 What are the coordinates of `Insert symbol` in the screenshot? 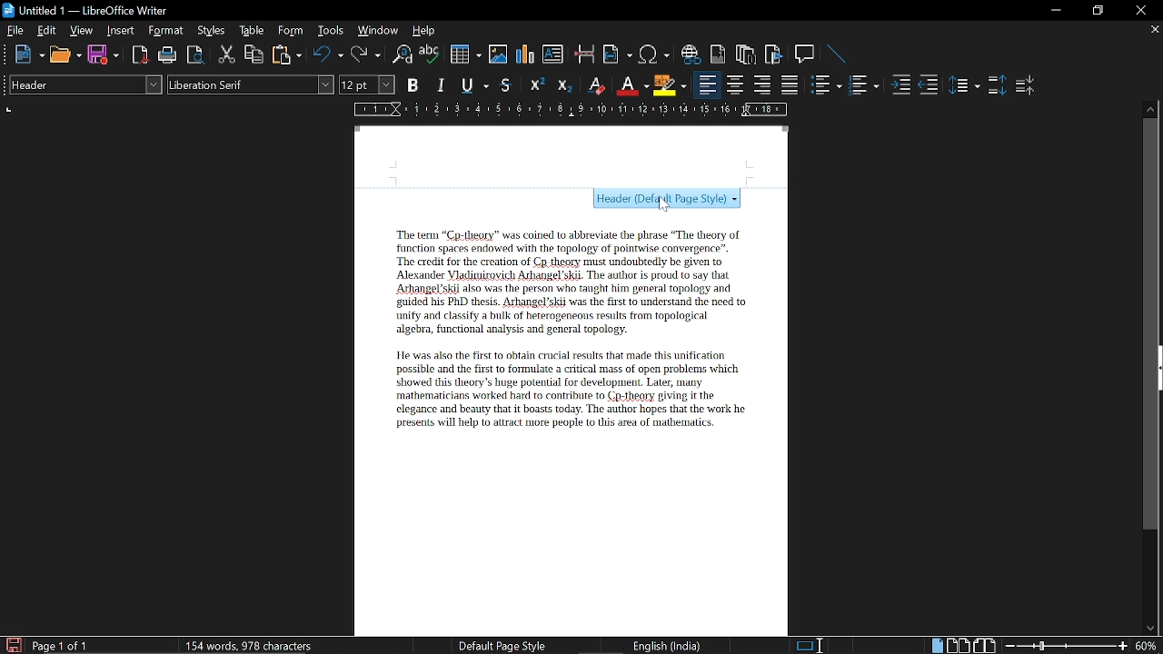 It's located at (656, 54).